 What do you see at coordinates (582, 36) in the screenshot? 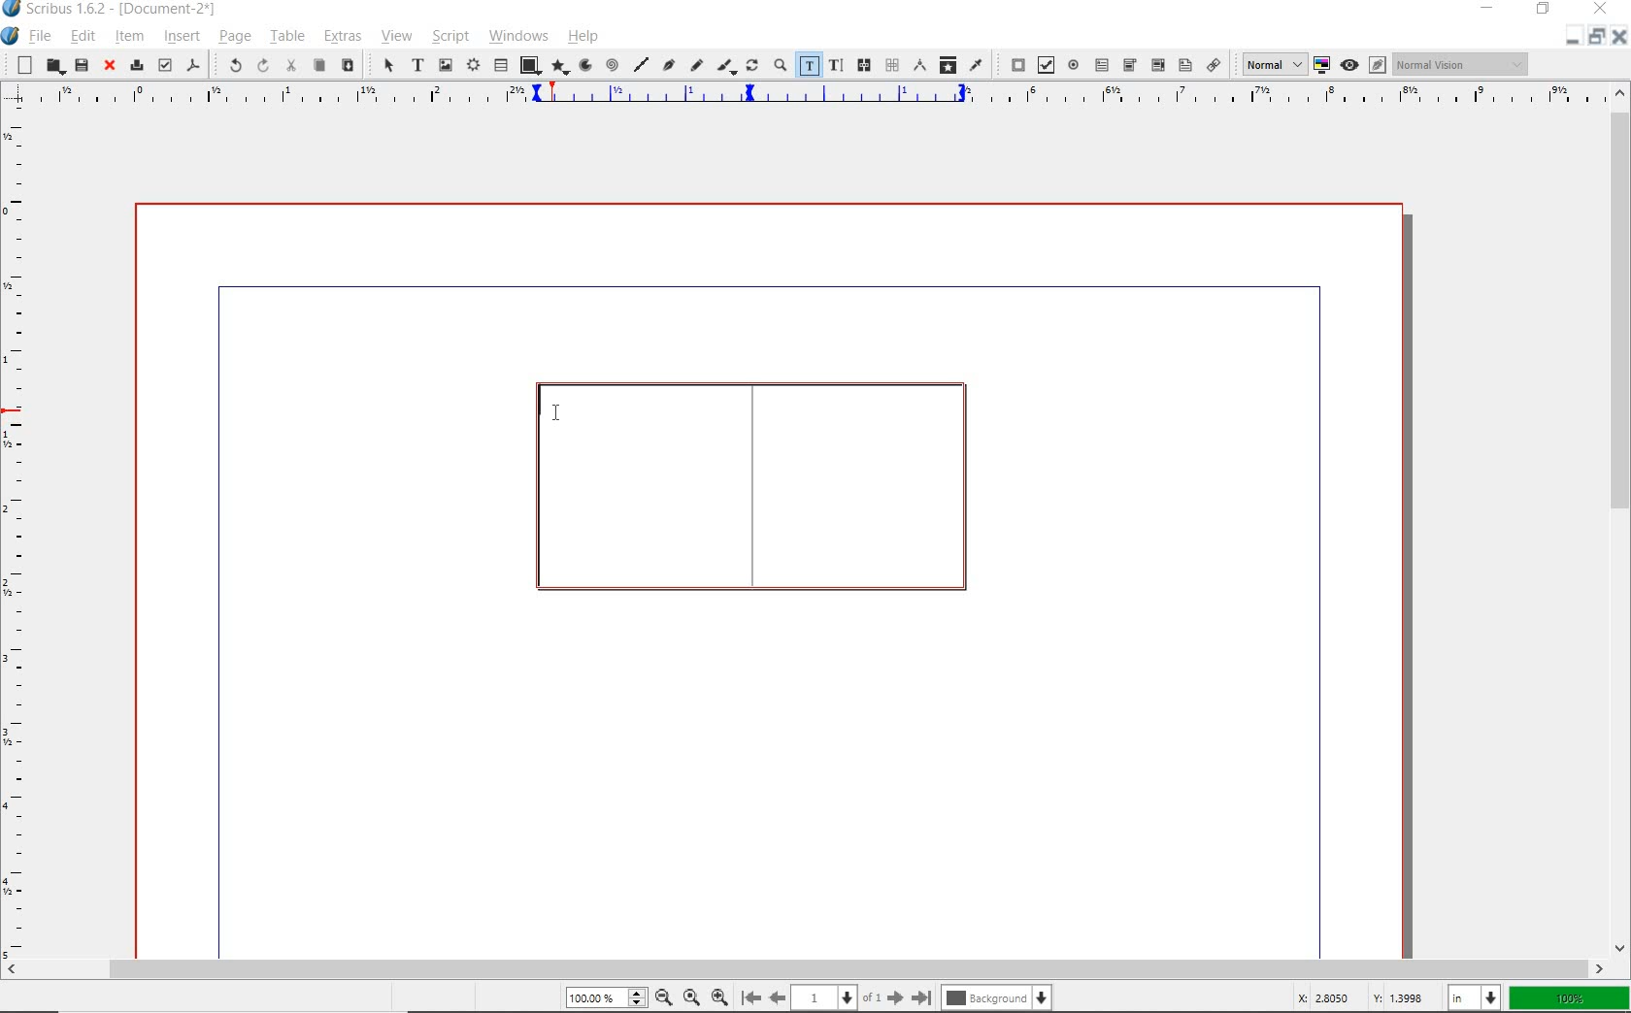
I see `help` at bounding box center [582, 36].